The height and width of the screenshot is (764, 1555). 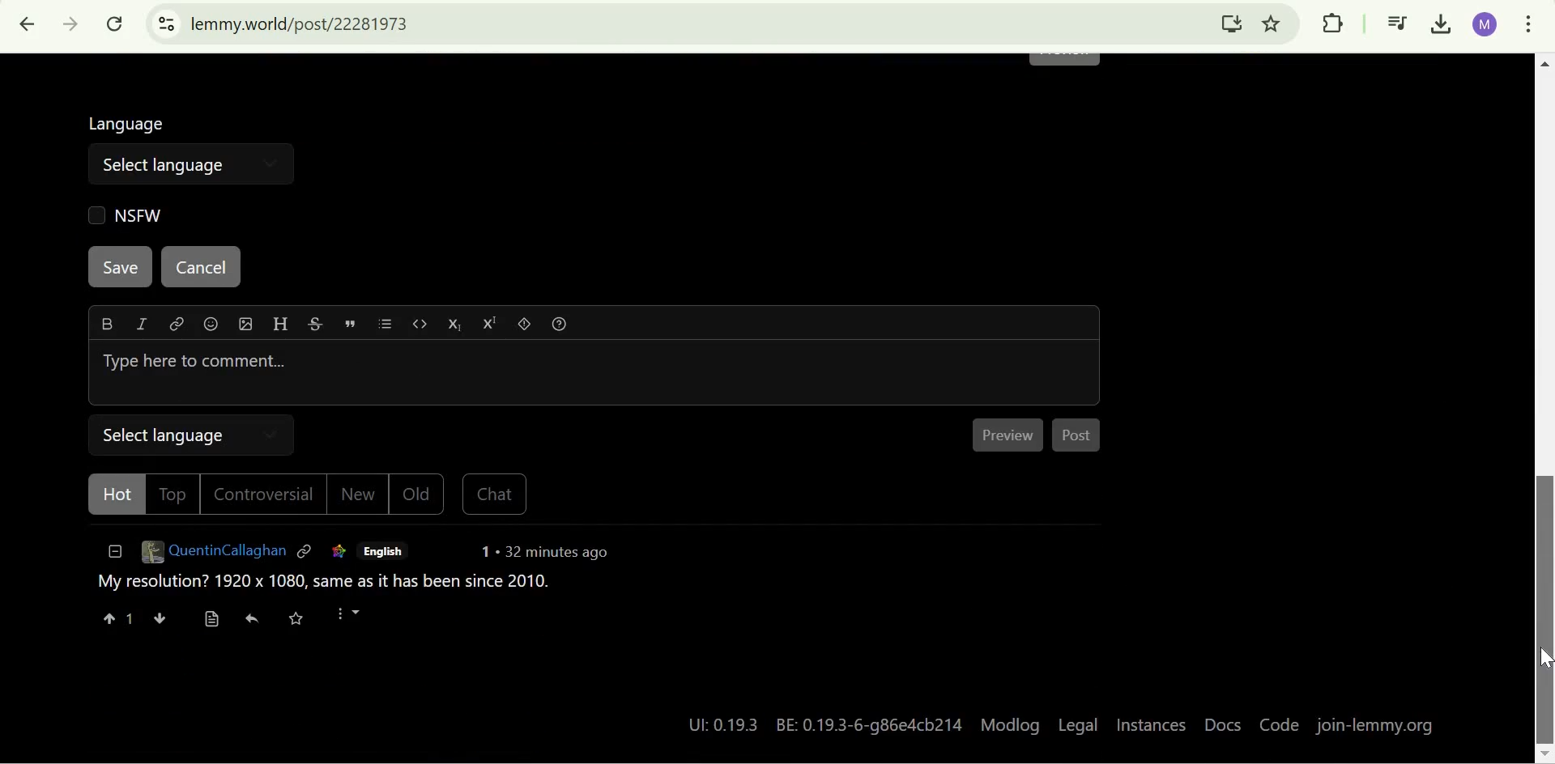 What do you see at coordinates (111, 496) in the screenshot?
I see `Hot` at bounding box center [111, 496].